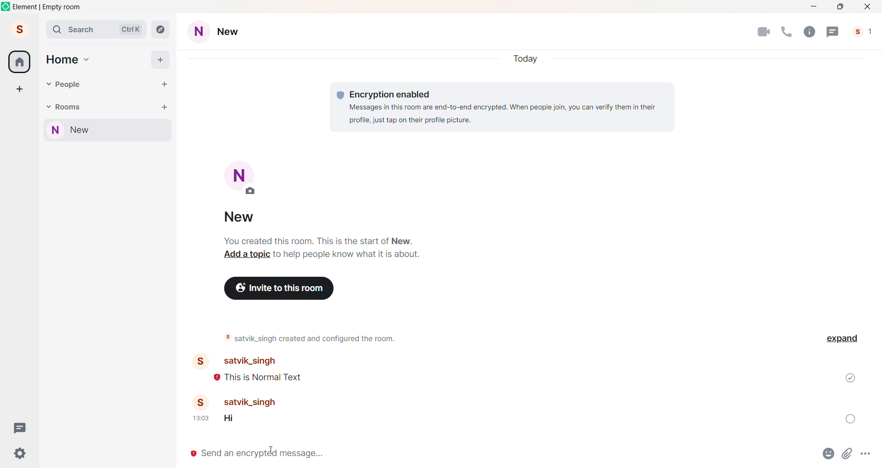 The height and width of the screenshot is (468, 882). What do you see at coordinates (785, 32) in the screenshot?
I see `Audio Call` at bounding box center [785, 32].